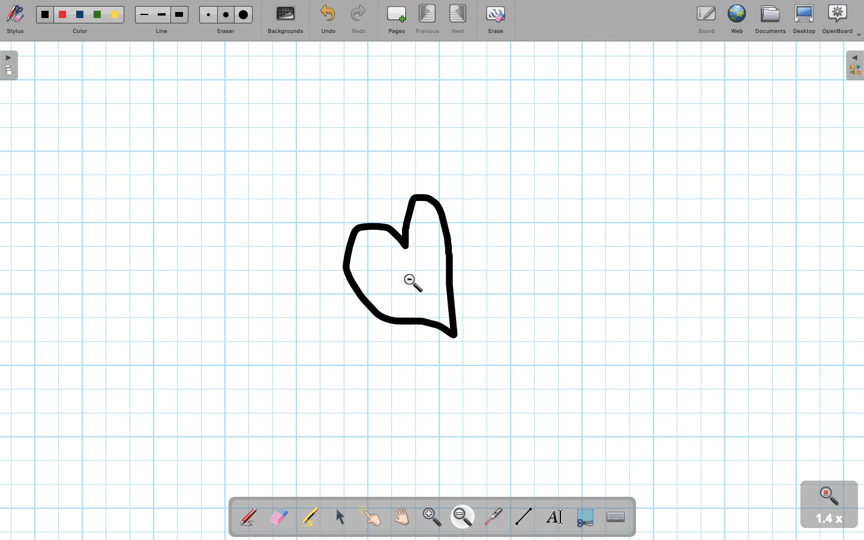  I want to click on Next, so click(458, 19).